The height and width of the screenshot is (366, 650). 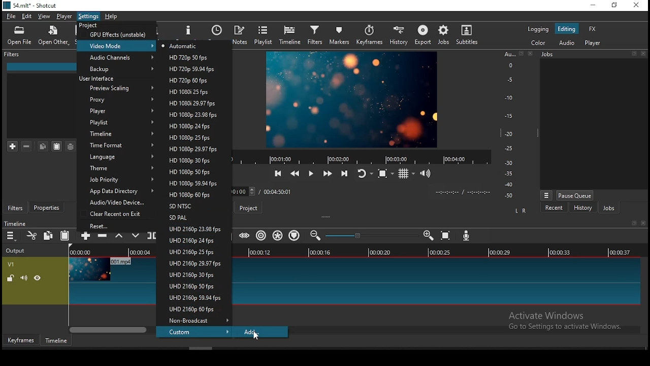 I want to click on timeline, so click(x=114, y=134).